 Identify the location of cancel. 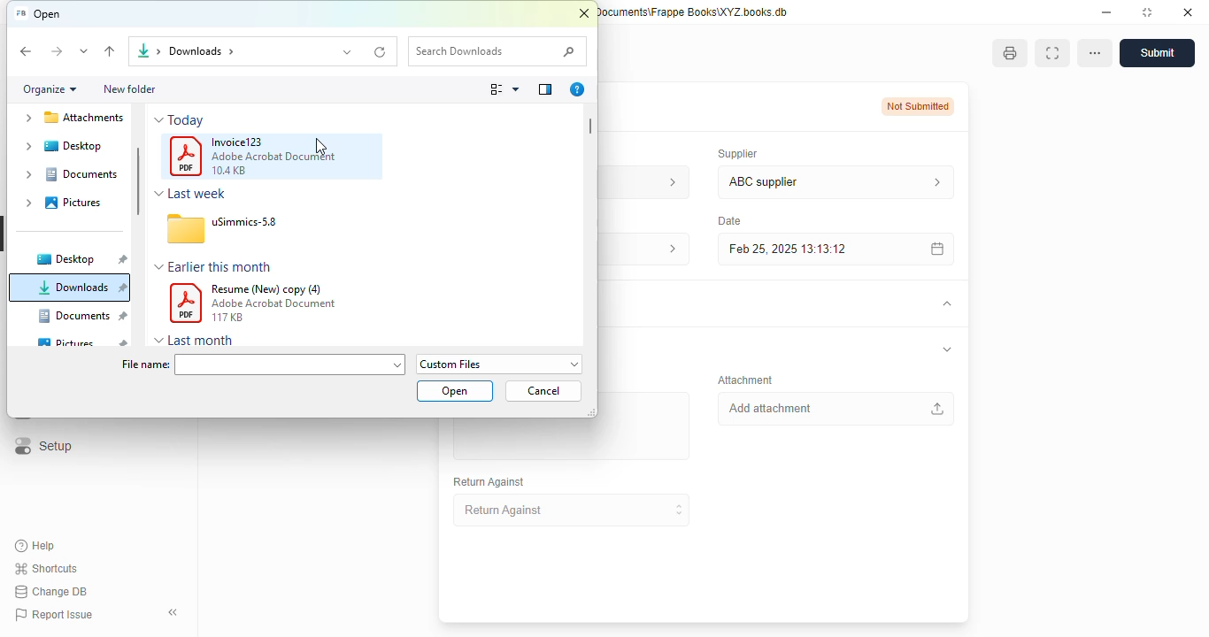
(543, 390).